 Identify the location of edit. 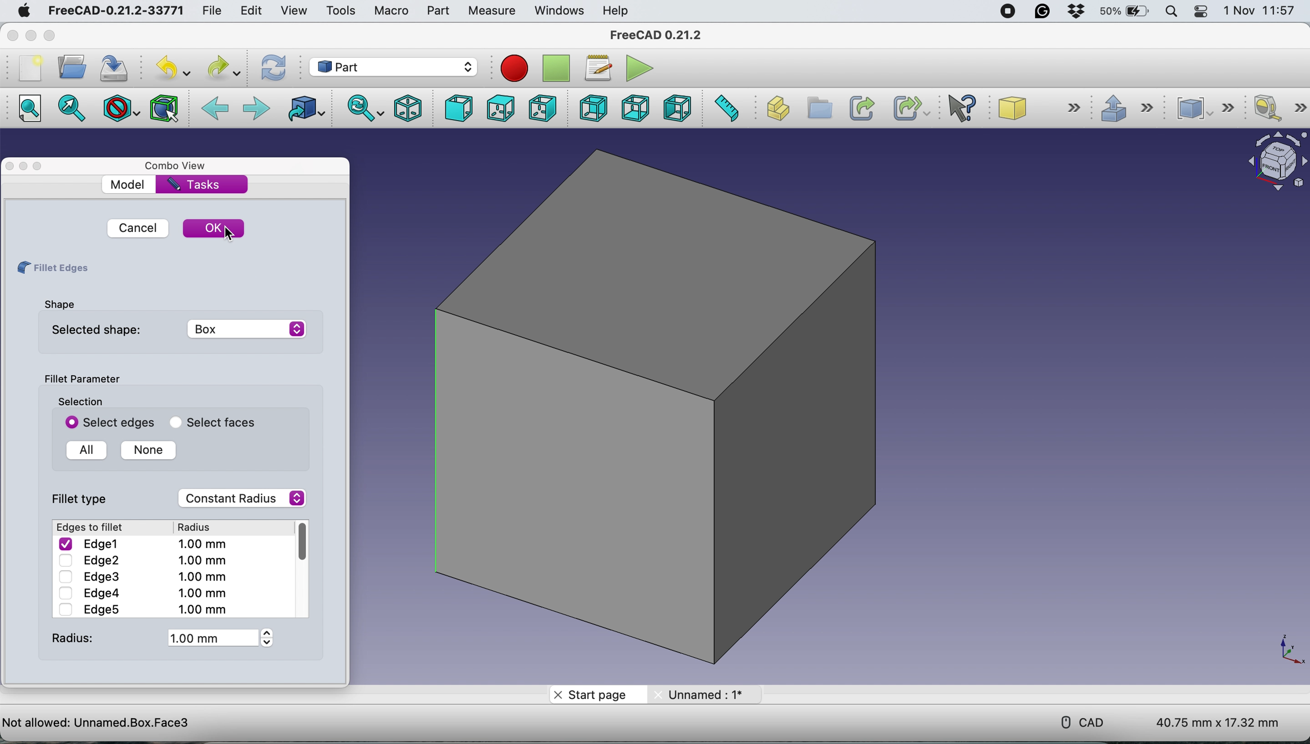
(250, 11).